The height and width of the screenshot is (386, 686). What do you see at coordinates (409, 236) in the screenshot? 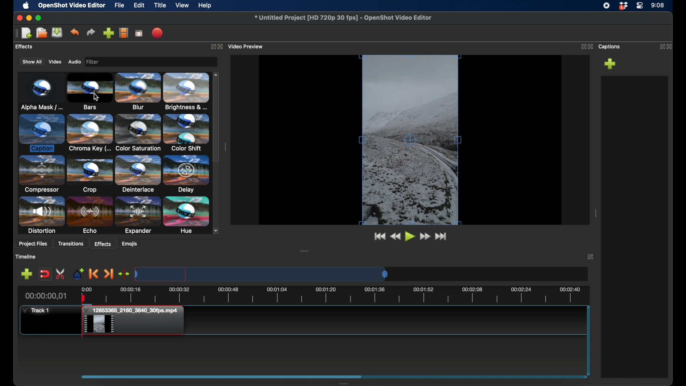
I see `play` at bounding box center [409, 236].